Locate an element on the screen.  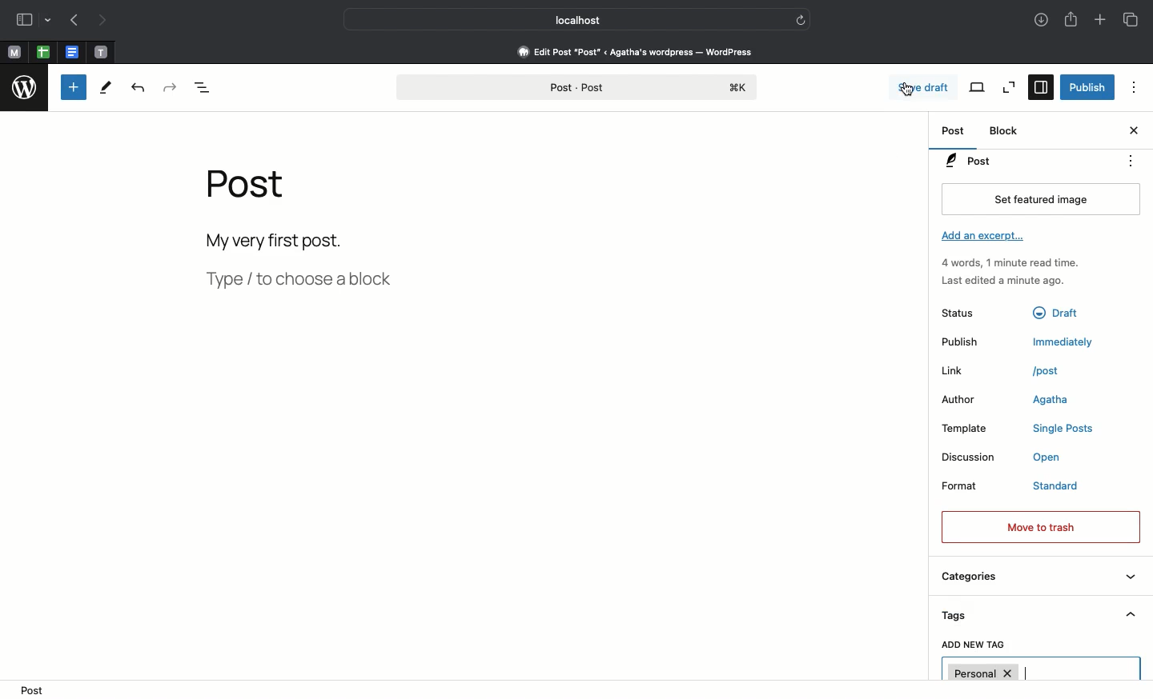
Agatha is located at coordinates (1050, 401).